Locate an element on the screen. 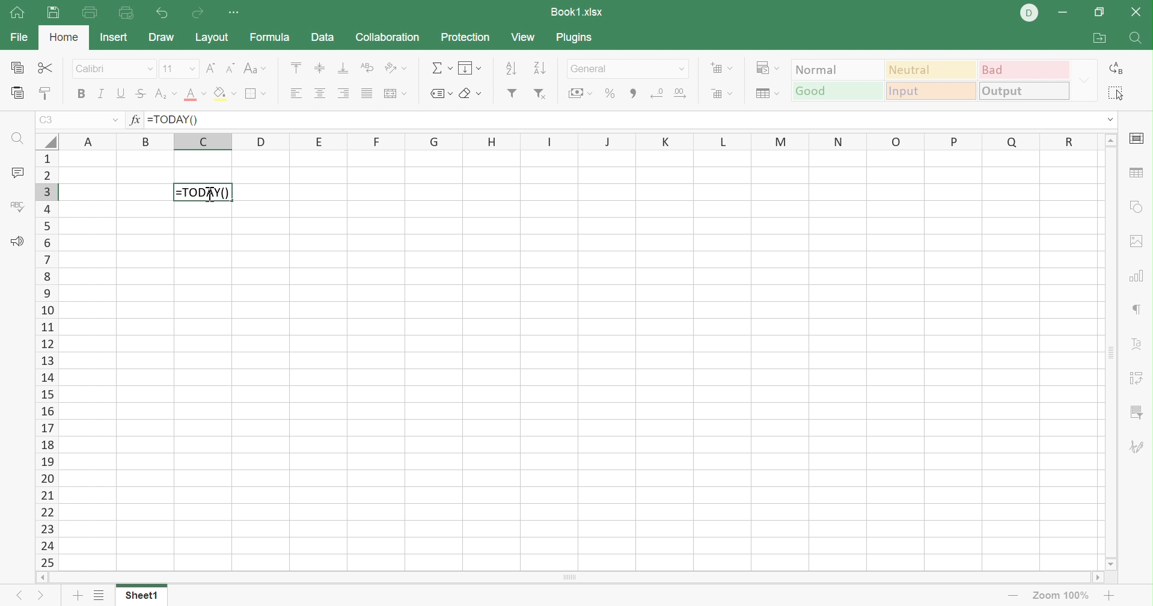 Image resolution: width=1153 pixels, height=606 pixels. Merge and center is located at coordinates (396, 93).